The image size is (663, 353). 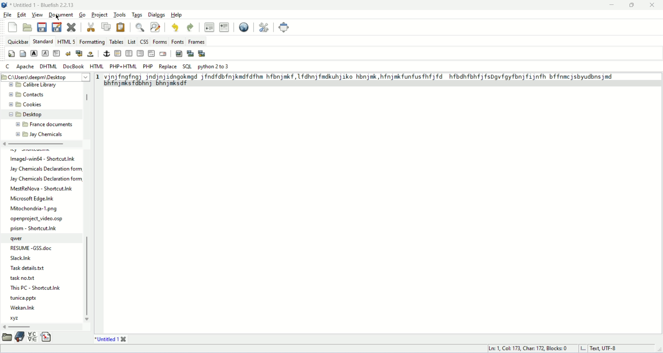 What do you see at coordinates (116, 41) in the screenshot?
I see `tables` at bounding box center [116, 41].